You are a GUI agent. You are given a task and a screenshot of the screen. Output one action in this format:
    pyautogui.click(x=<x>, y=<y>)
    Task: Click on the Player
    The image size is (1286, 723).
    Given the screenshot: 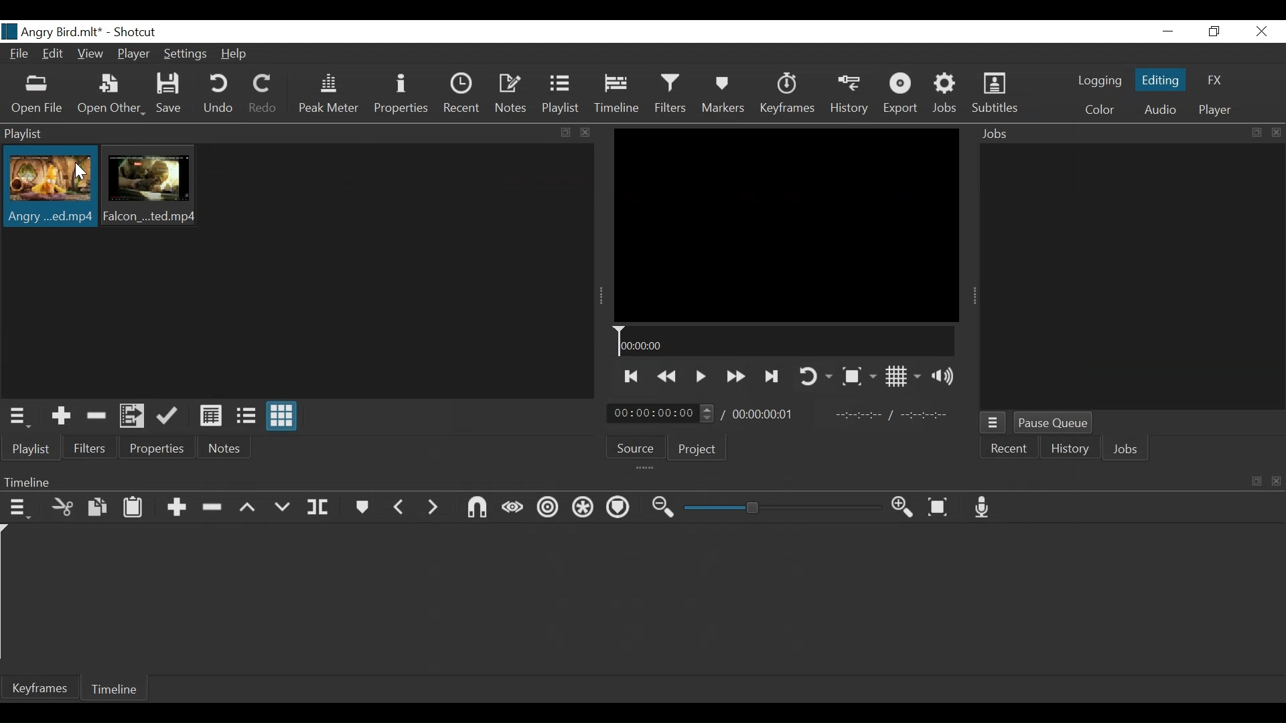 What is the action you would take?
    pyautogui.click(x=134, y=54)
    